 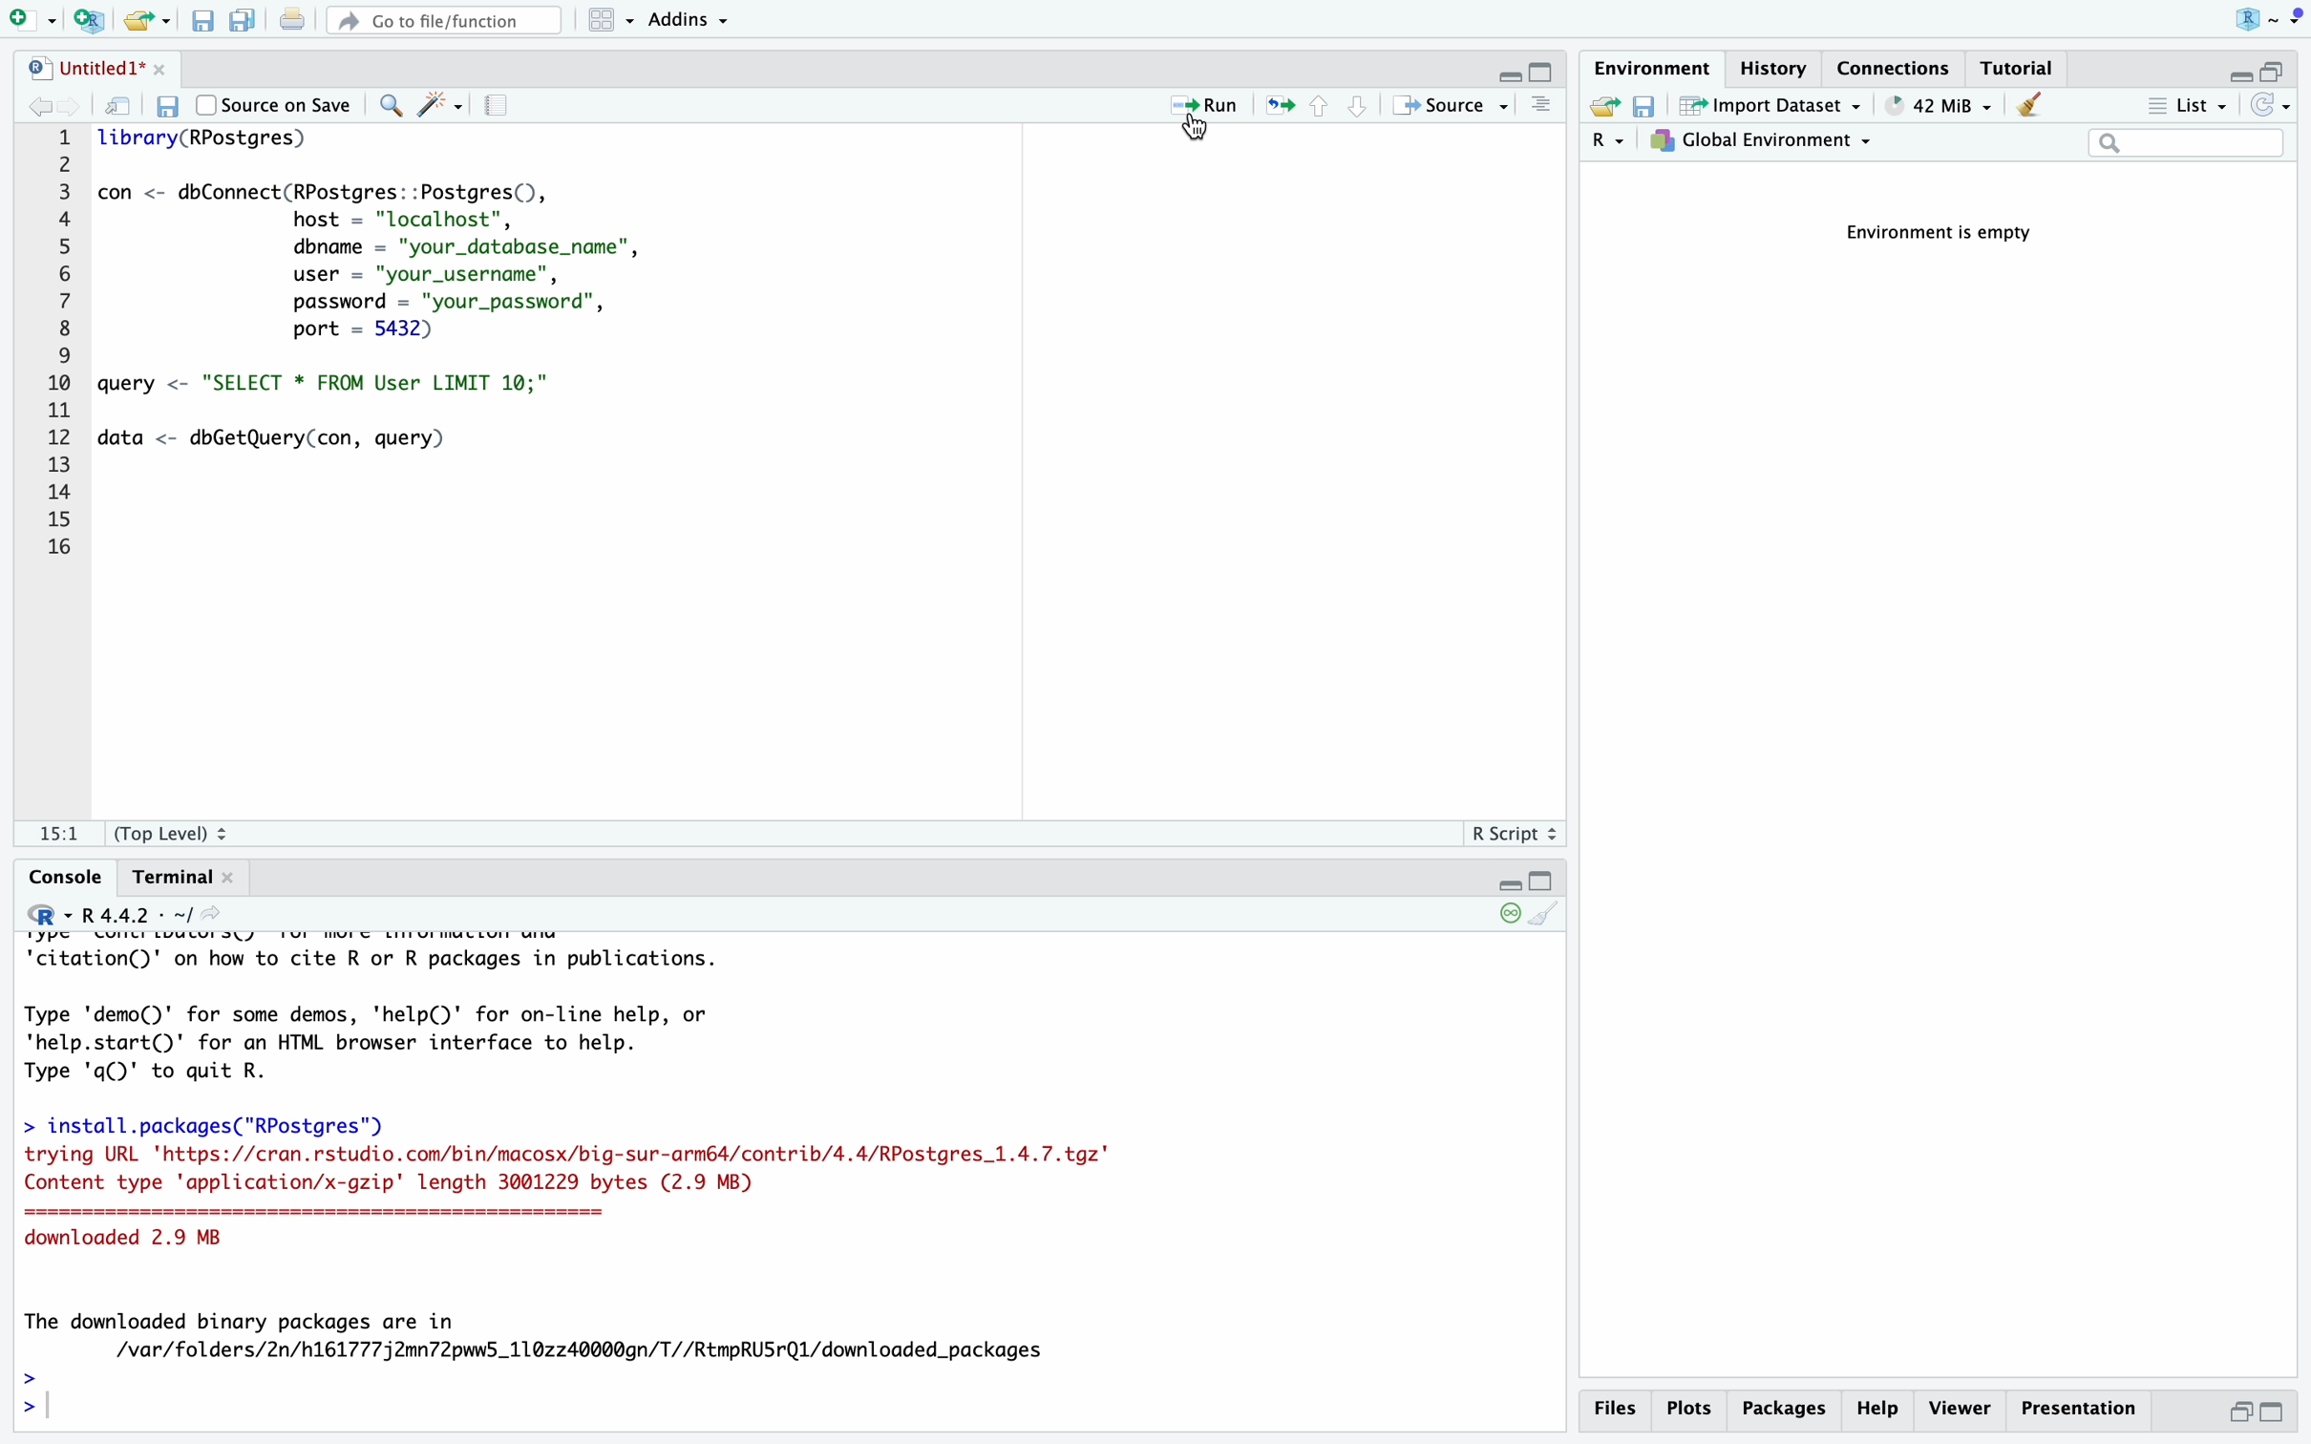 What do you see at coordinates (248, 1119) in the screenshot?
I see `> install.packages("RPostgres')` at bounding box center [248, 1119].